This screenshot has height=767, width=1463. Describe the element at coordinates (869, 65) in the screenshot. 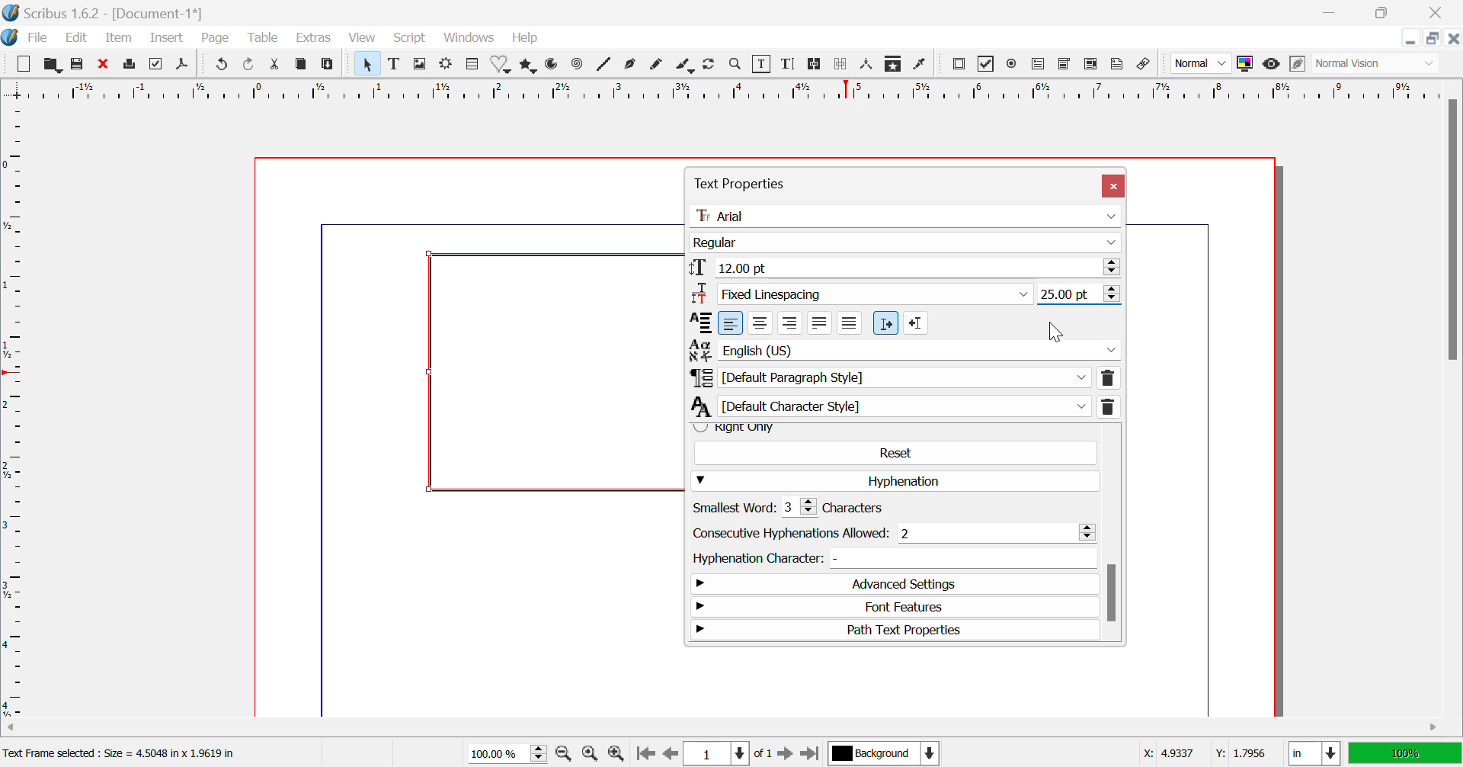

I see `Measurements` at that location.